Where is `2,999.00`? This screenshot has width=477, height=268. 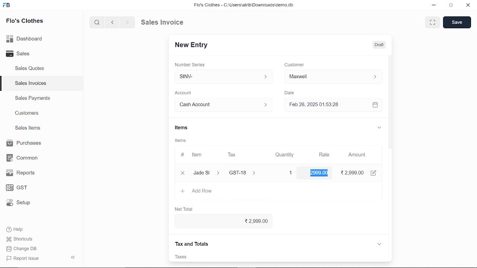
2,999.00 is located at coordinates (319, 173).